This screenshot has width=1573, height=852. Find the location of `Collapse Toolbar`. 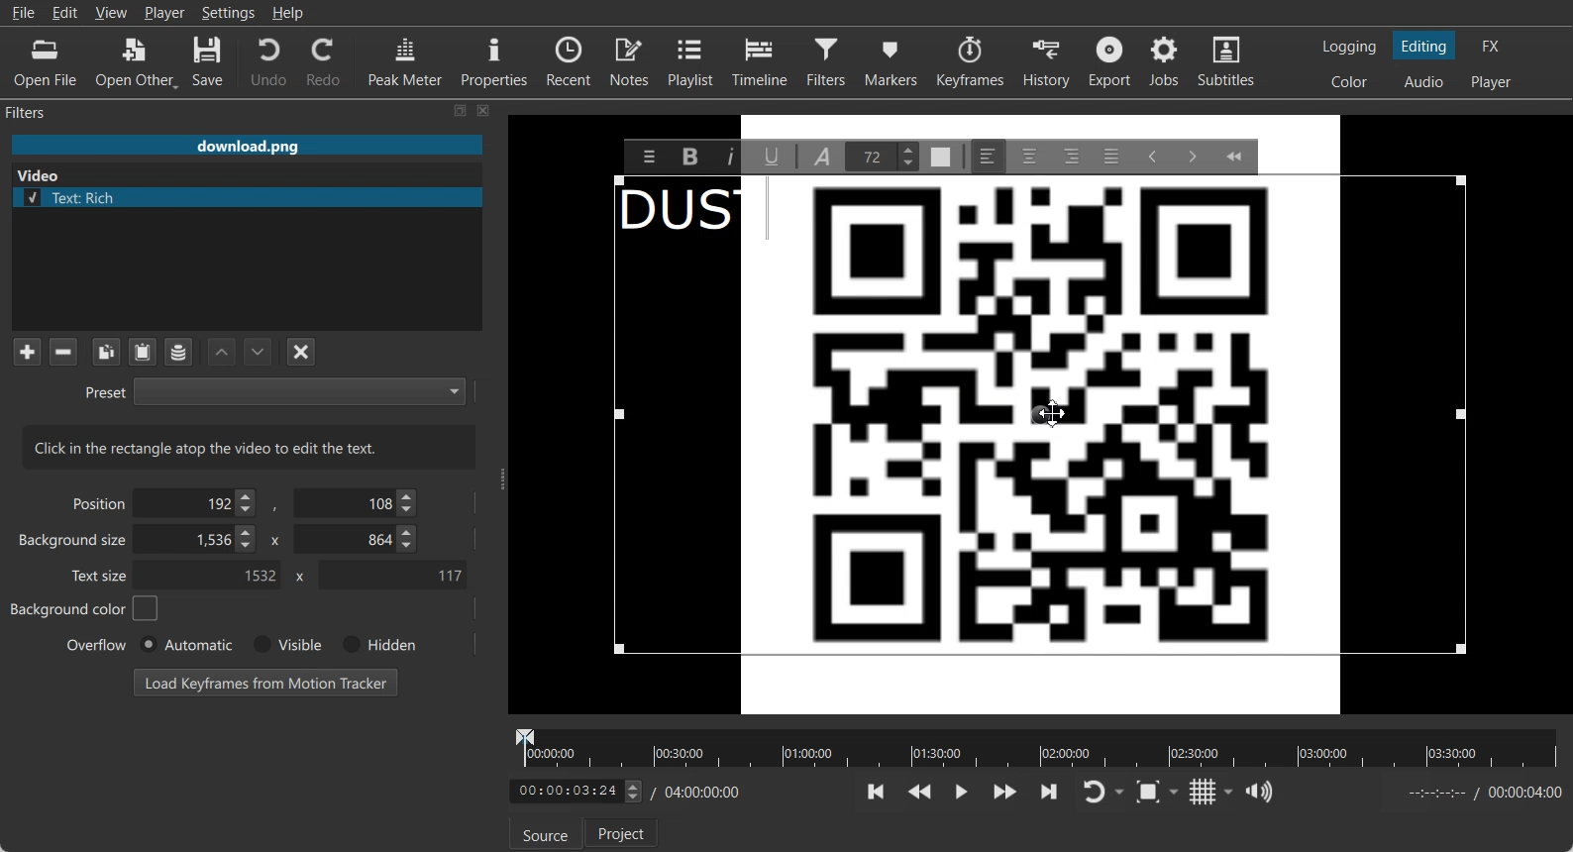

Collapse Toolbar is located at coordinates (1233, 156).